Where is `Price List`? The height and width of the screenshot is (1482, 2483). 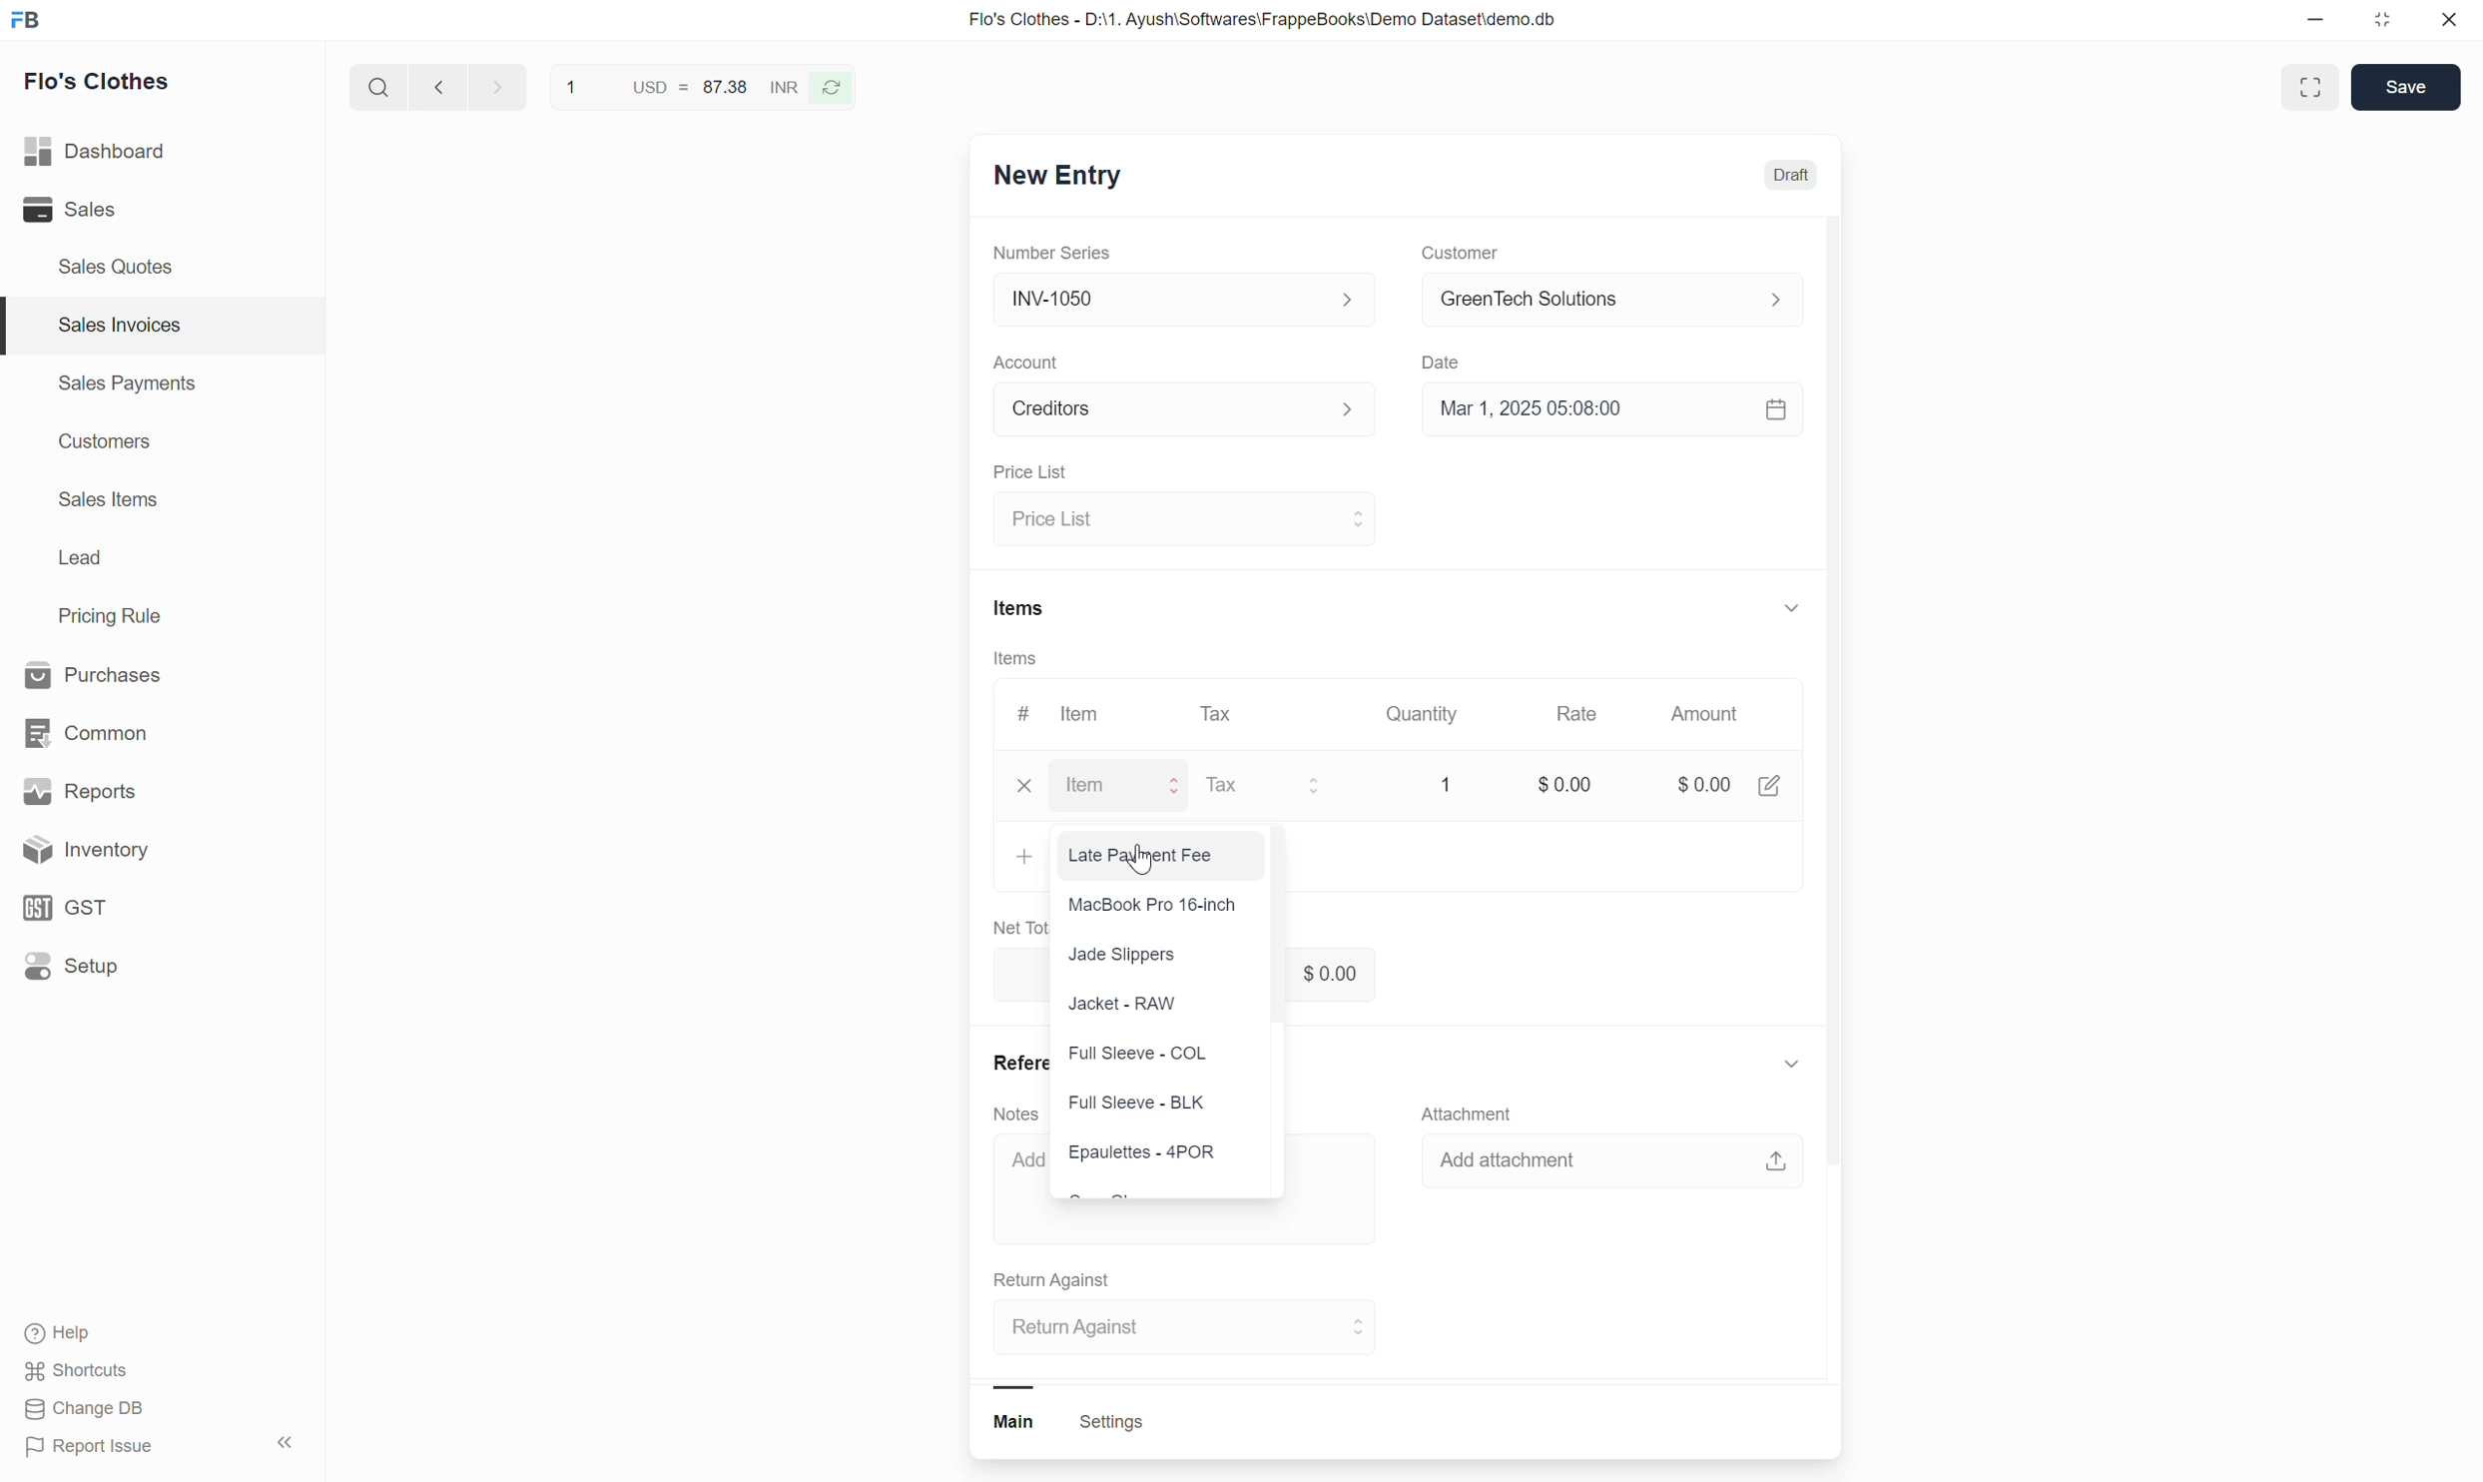 Price List is located at coordinates (1026, 472).